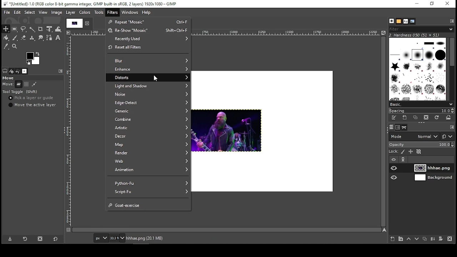  What do you see at coordinates (24, 37) in the screenshot?
I see `eraser tool` at bounding box center [24, 37].